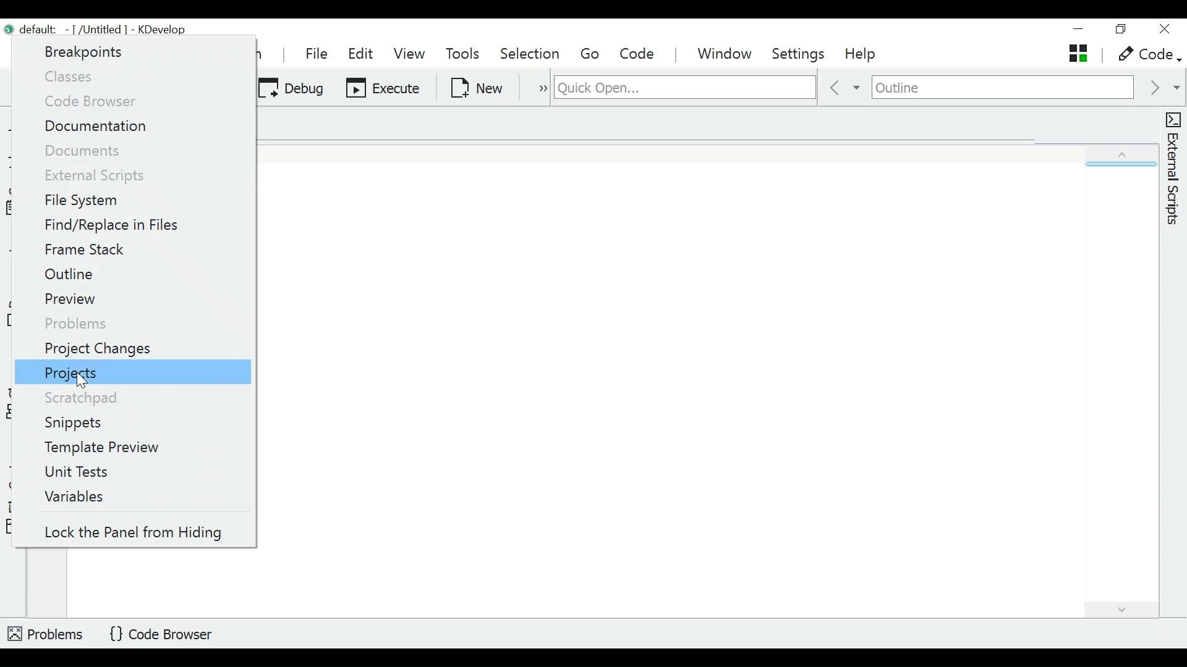 The width and height of the screenshot is (1187, 667). What do you see at coordinates (86, 201) in the screenshot?
I see `File System` at bounding box center [86, 201].